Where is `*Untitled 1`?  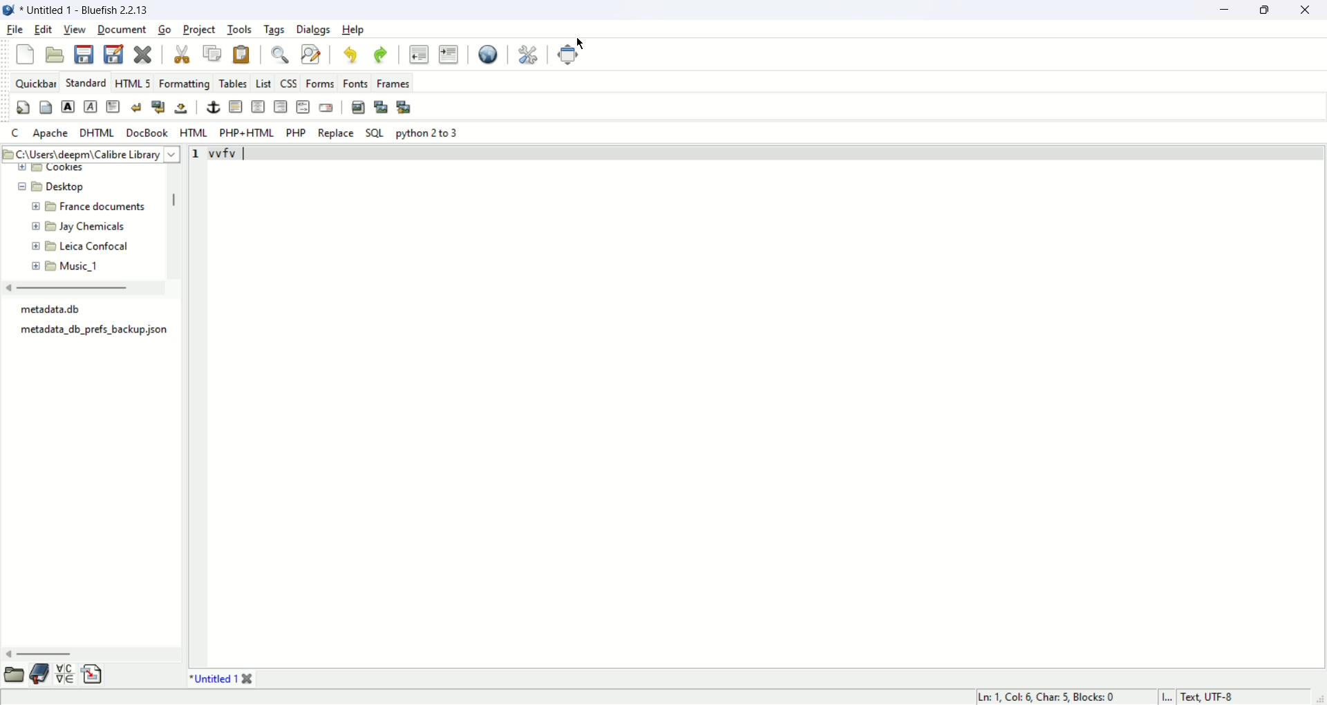
*Untitled 1 is located at coordinates (221, 679).